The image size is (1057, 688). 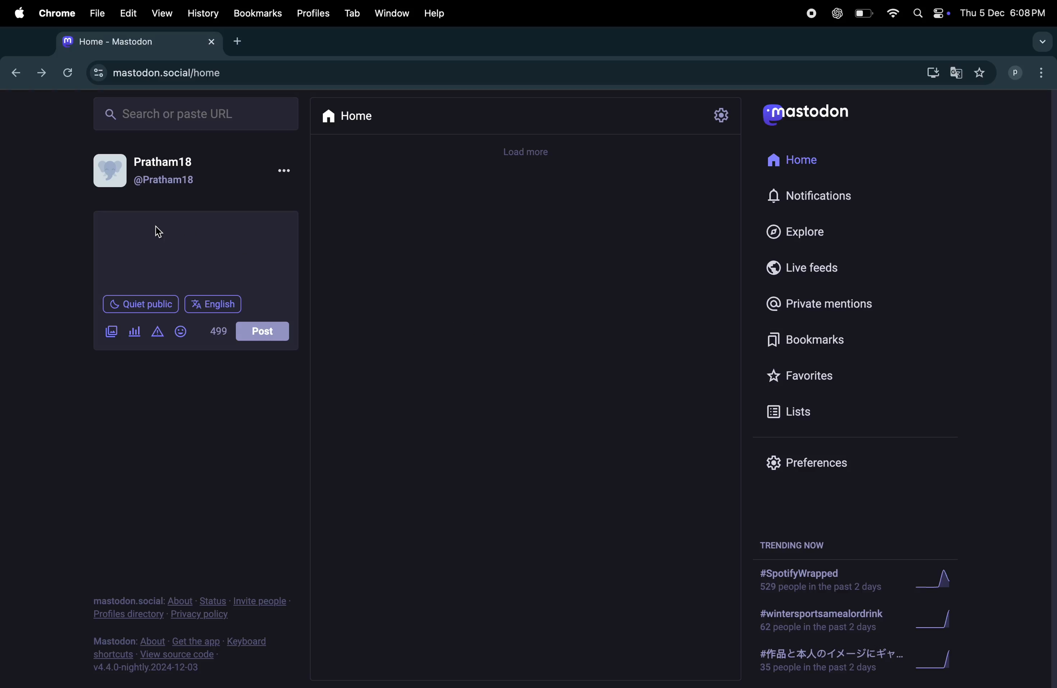 I want to click on alert, so click(x=158, y=332).